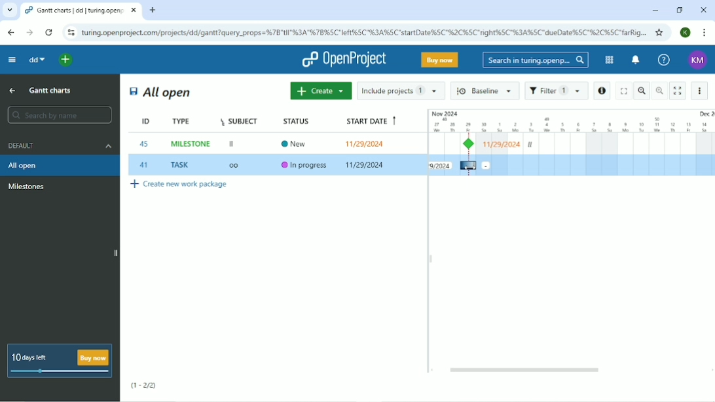 The image size is (715, 402). Describe the element at coordinates (642, 90) in the screenshot. I see `Zoom out` at that location.